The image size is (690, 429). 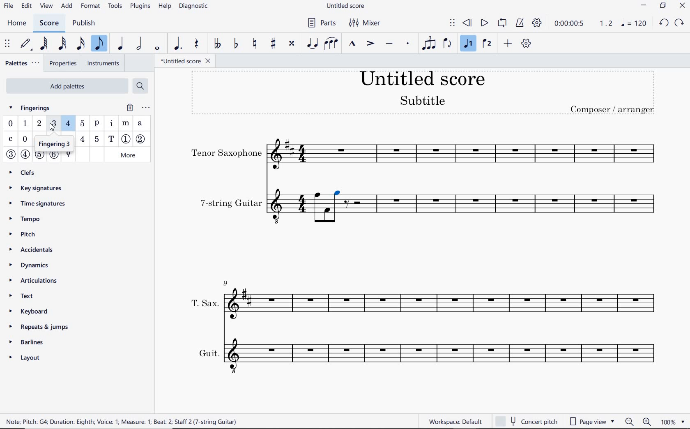 What do you see at coordinates (25, 140) in the screenshot?
I see `Lh guitar fingering 0` at bounding box center [25, 140].